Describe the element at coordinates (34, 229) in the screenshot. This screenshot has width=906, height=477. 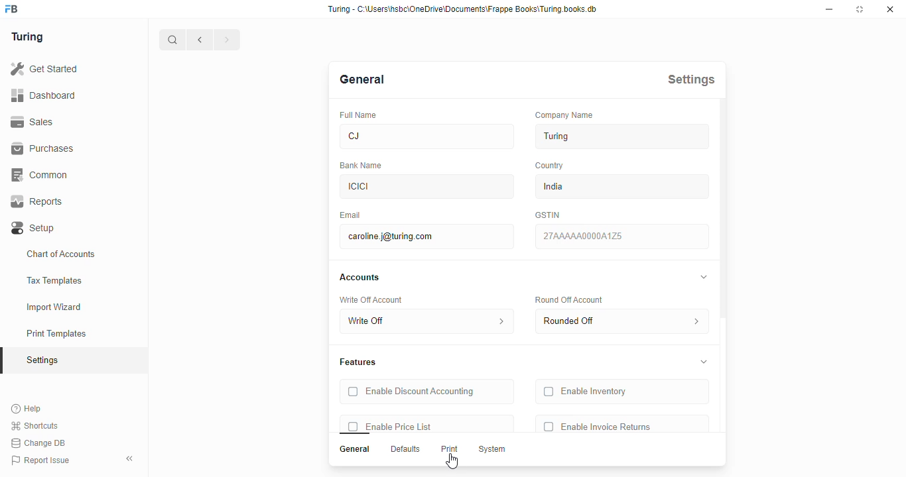
I see `setup` at that location.